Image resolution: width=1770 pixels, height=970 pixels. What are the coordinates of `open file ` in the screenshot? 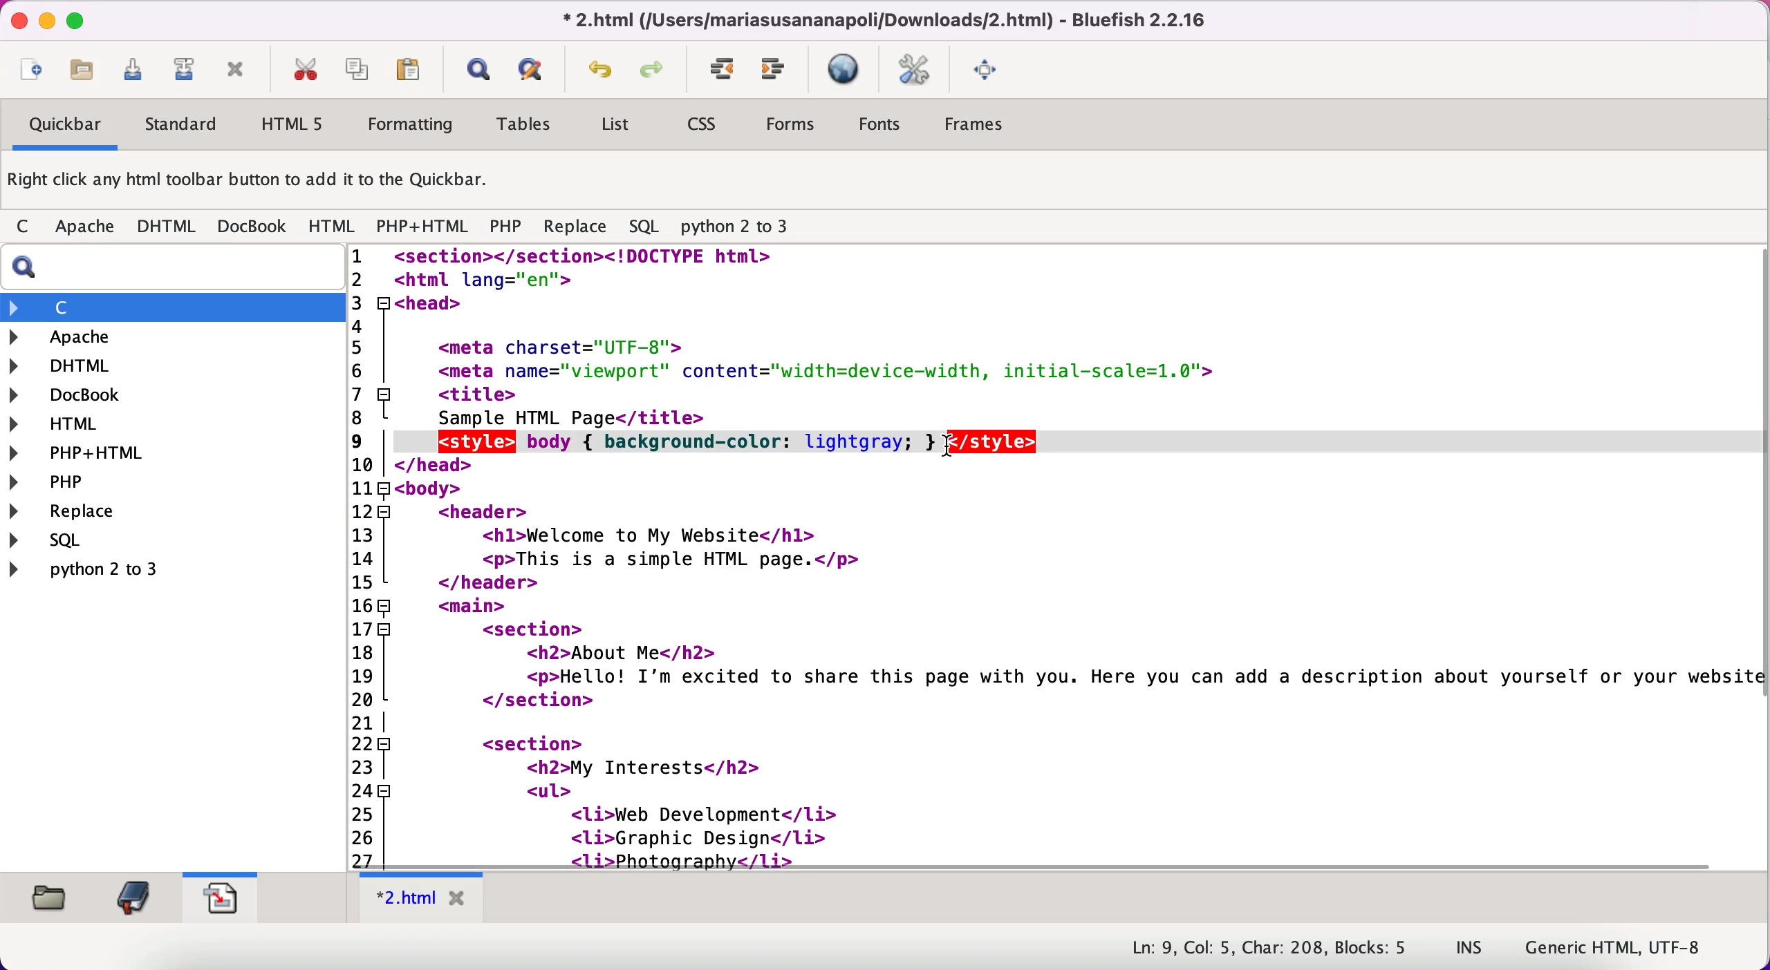 It's located at (88, 74).